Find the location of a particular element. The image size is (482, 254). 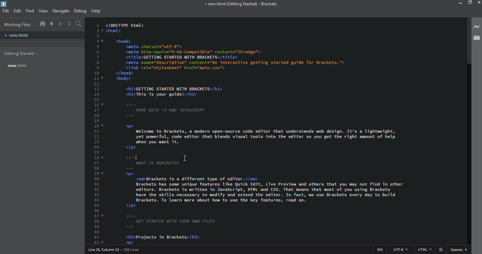

getting started is located at coordinates (20, 54).